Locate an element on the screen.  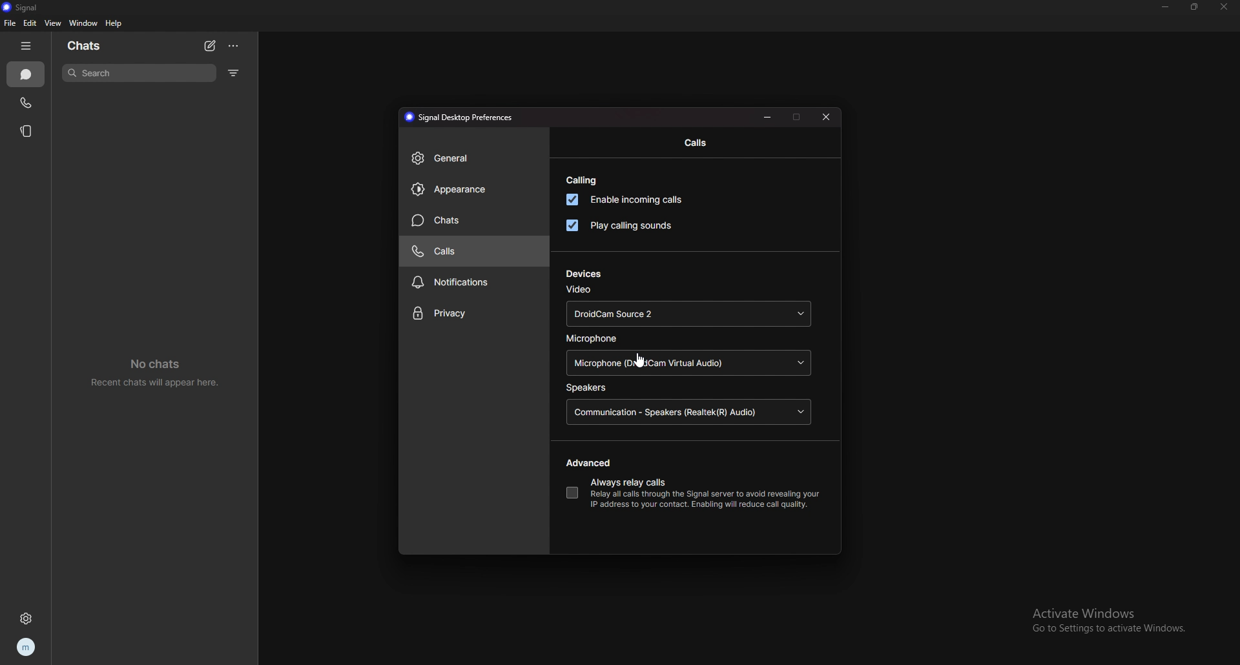
general is located at coordinates (475, 159).